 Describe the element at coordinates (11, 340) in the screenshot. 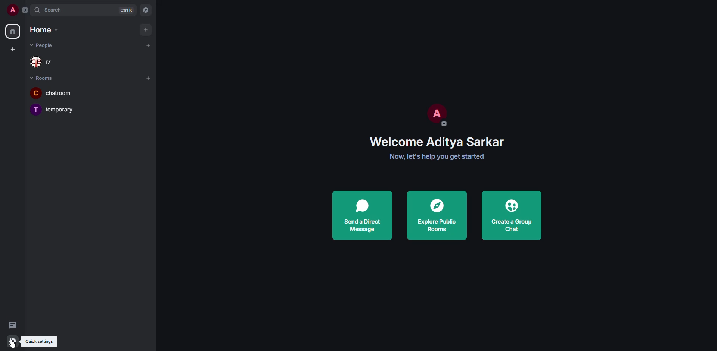

I see `quick settings` at that location.